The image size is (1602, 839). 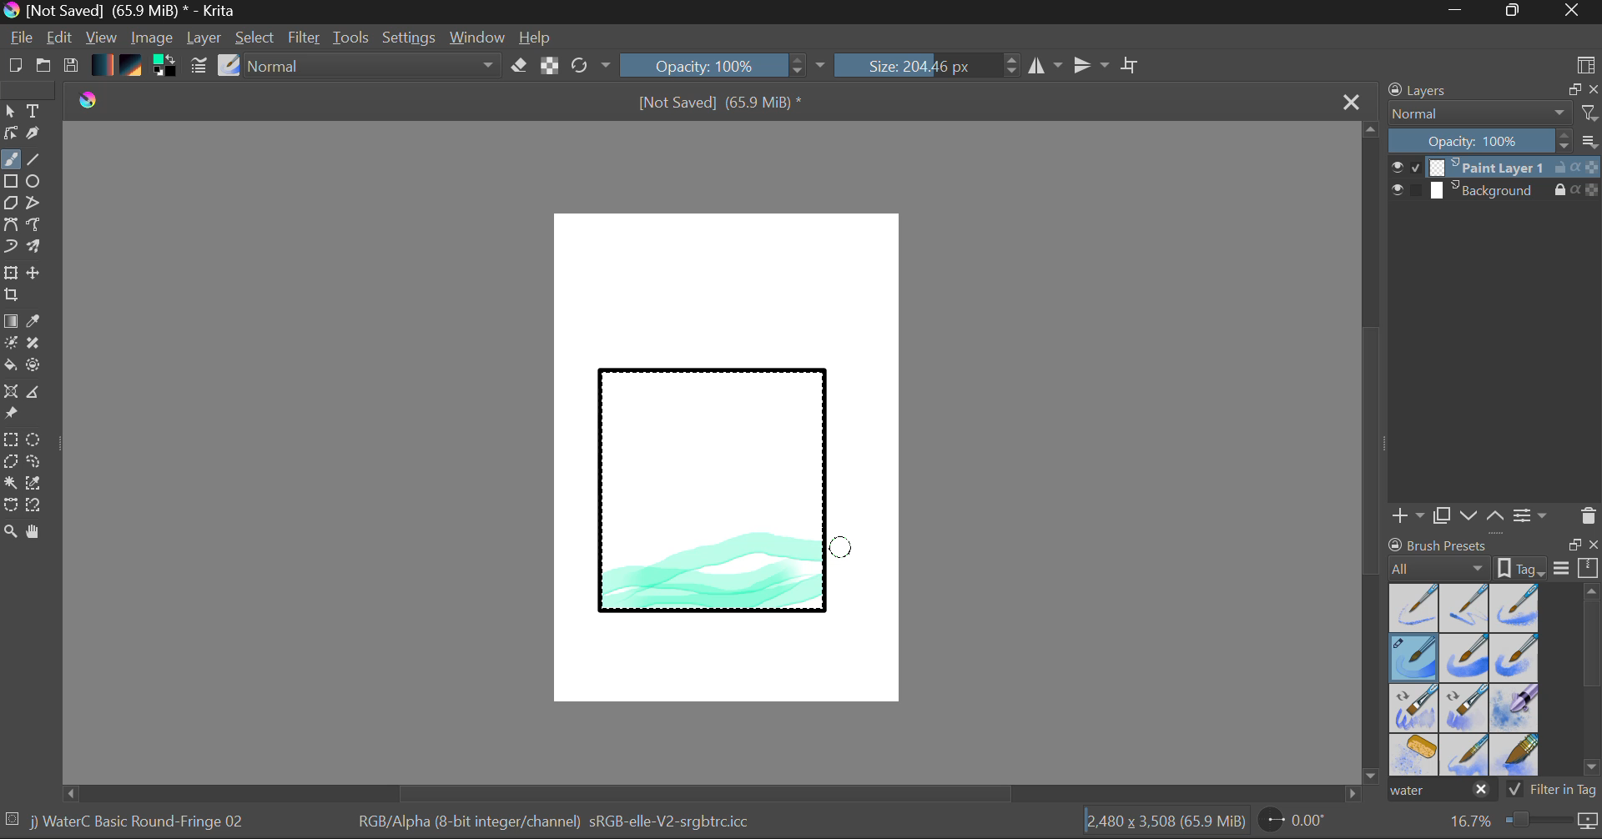 I want to click on Brush Settings, so click(x=197, y=67).